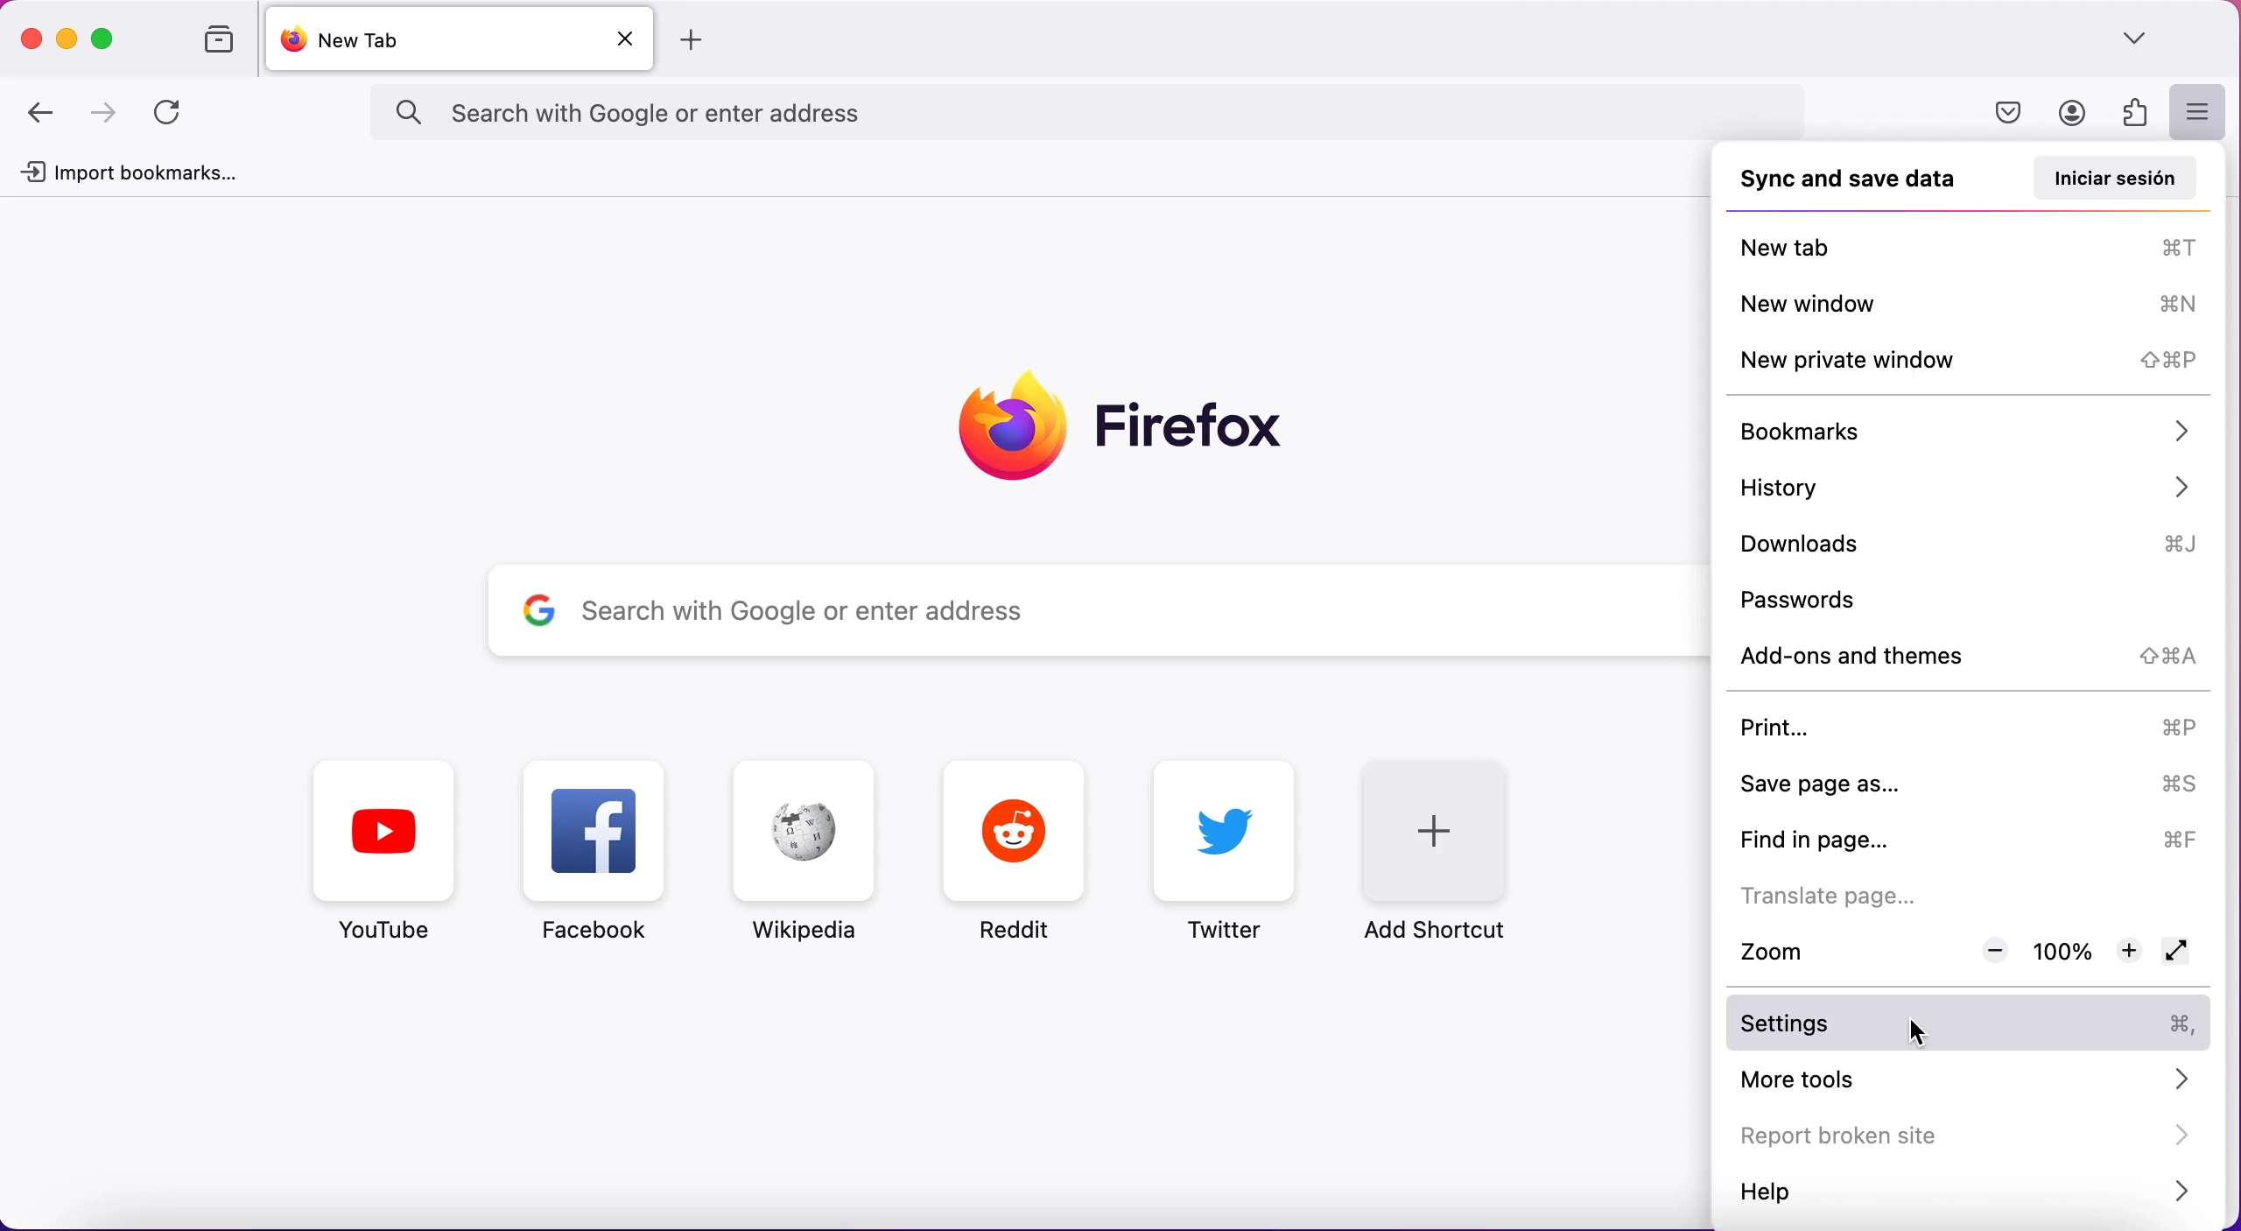 The height and width of the screenshot is (1231, 2241). What do you see at coordinates (1970, 729) in the screenshot?
I see `print` at bounding box center [1970, 729].